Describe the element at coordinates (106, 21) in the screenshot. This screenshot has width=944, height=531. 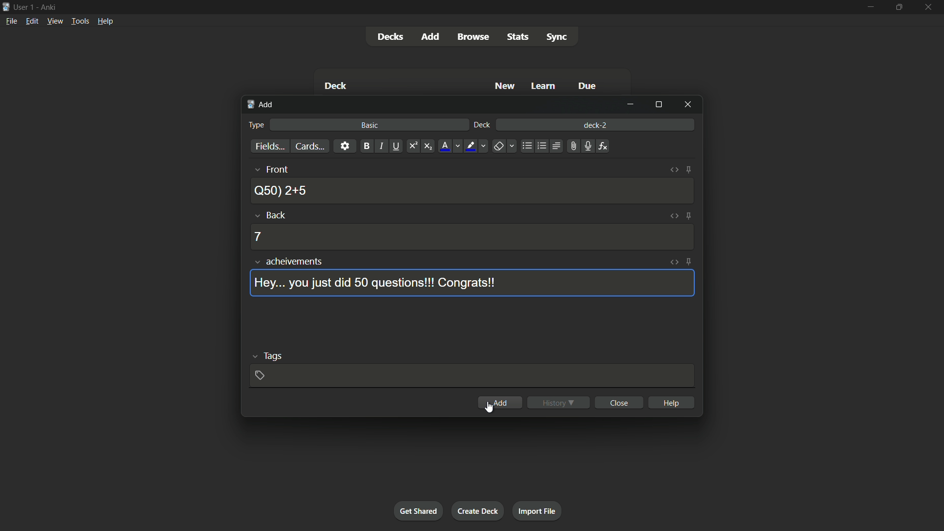
I see `help menu` at that location.